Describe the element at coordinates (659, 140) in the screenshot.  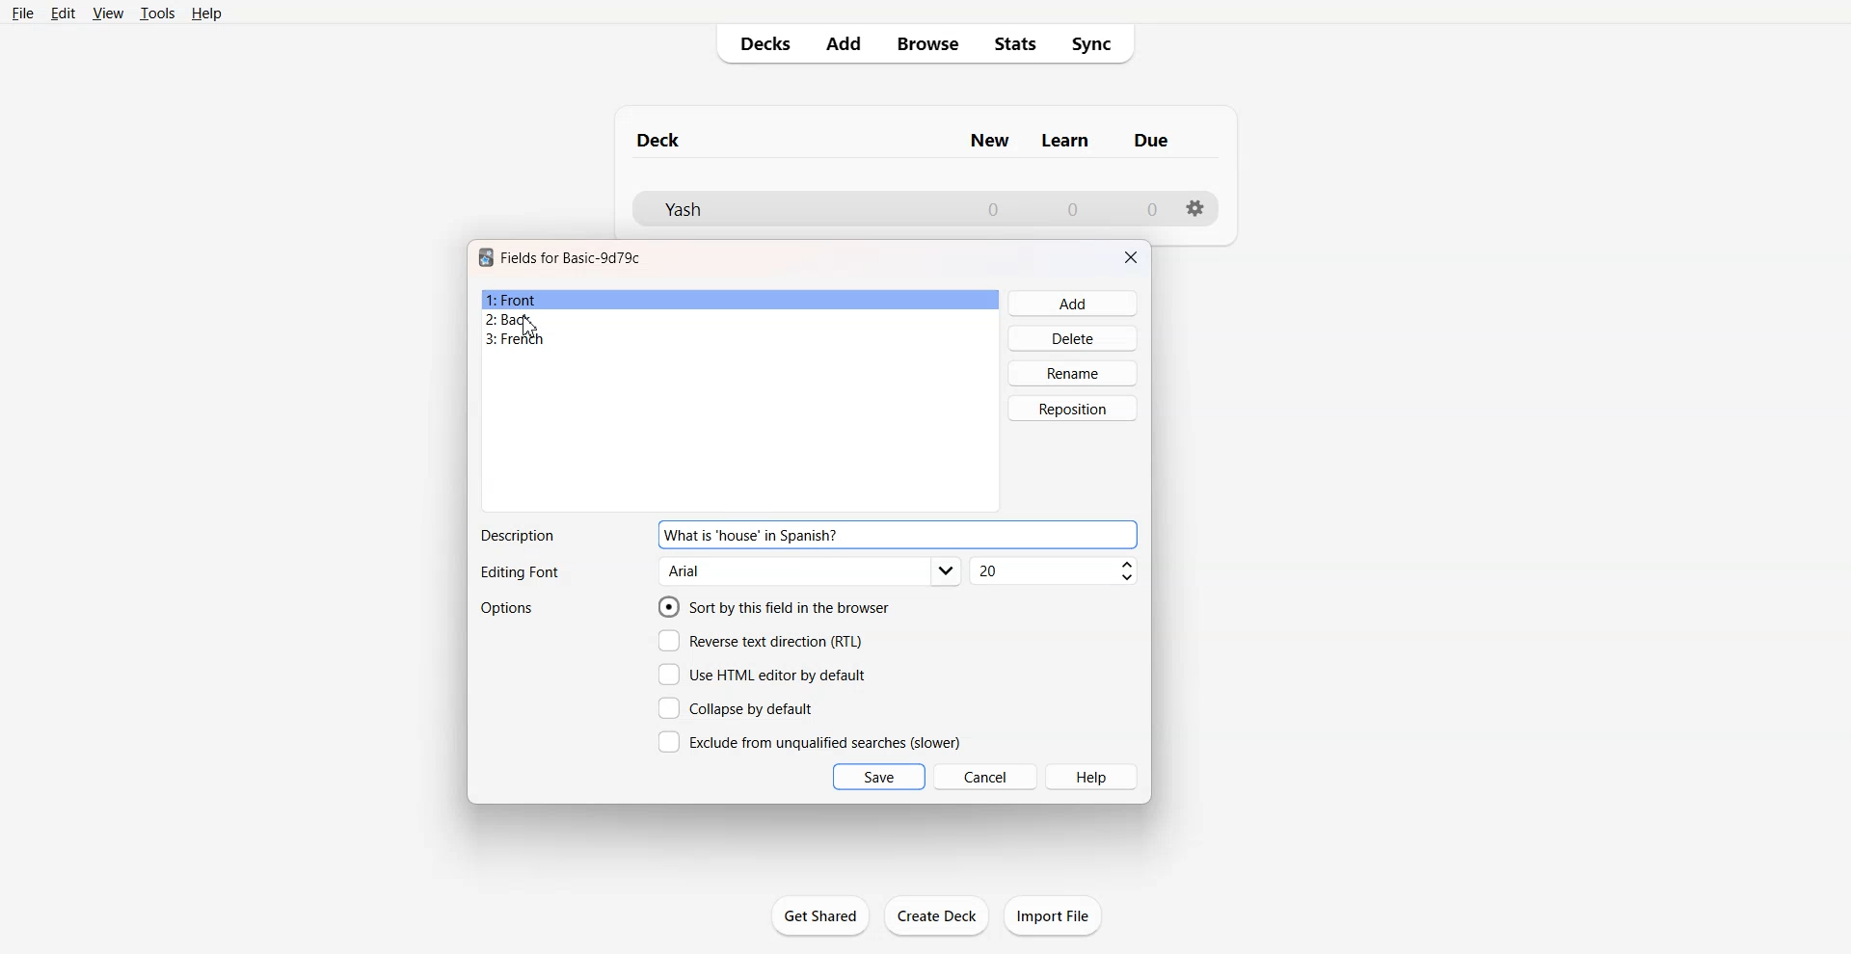
I see `Text 1` at that location.